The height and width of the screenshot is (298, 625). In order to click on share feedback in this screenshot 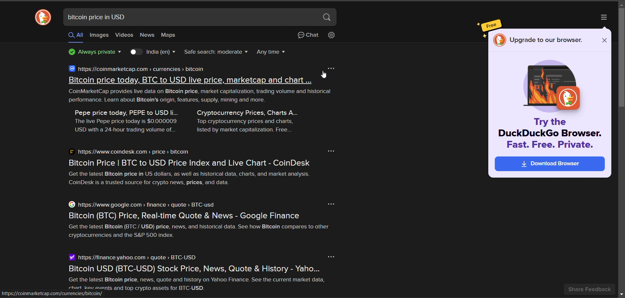, I will do `click(590, 289)`.